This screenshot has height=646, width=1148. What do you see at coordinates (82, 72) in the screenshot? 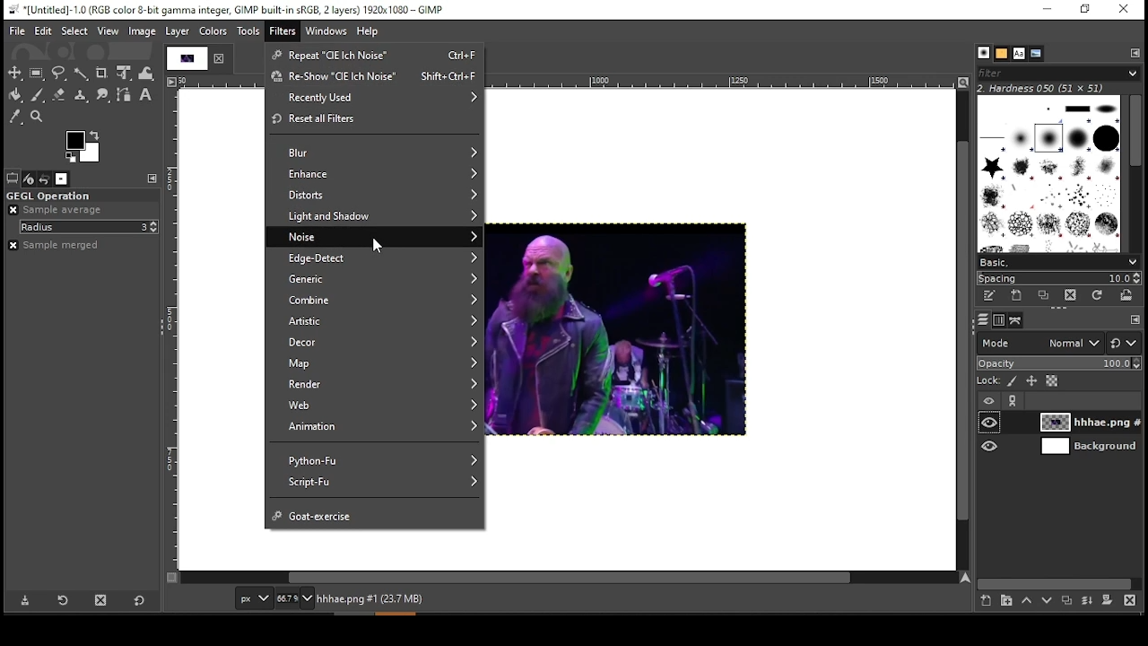
I see `fuzzy selection tool` at bounding box center [82, 72].